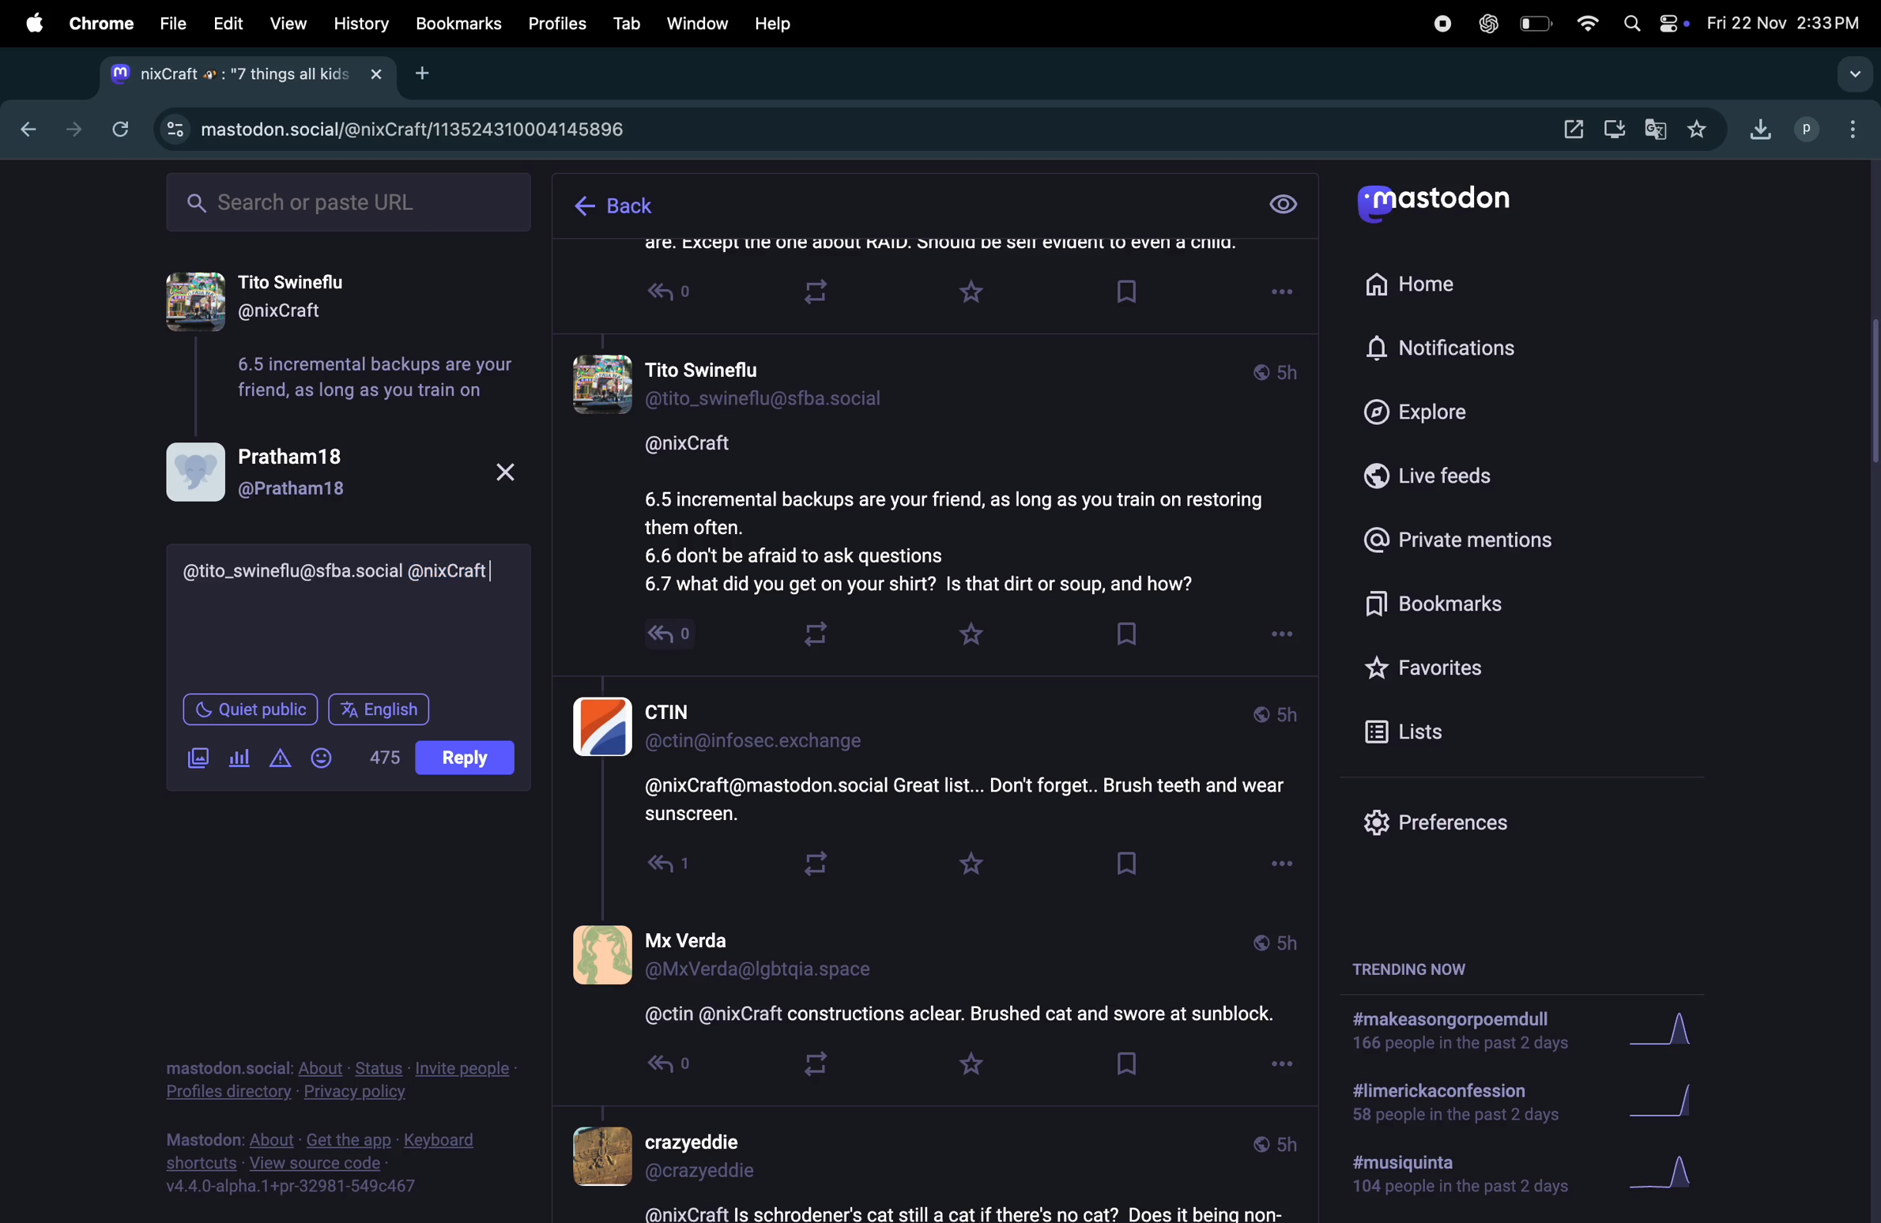 This screenshot has width=1881, height=1223. Describe the element at coordinates (1477, 607) in the screenshot. I see `book marks` at that location.